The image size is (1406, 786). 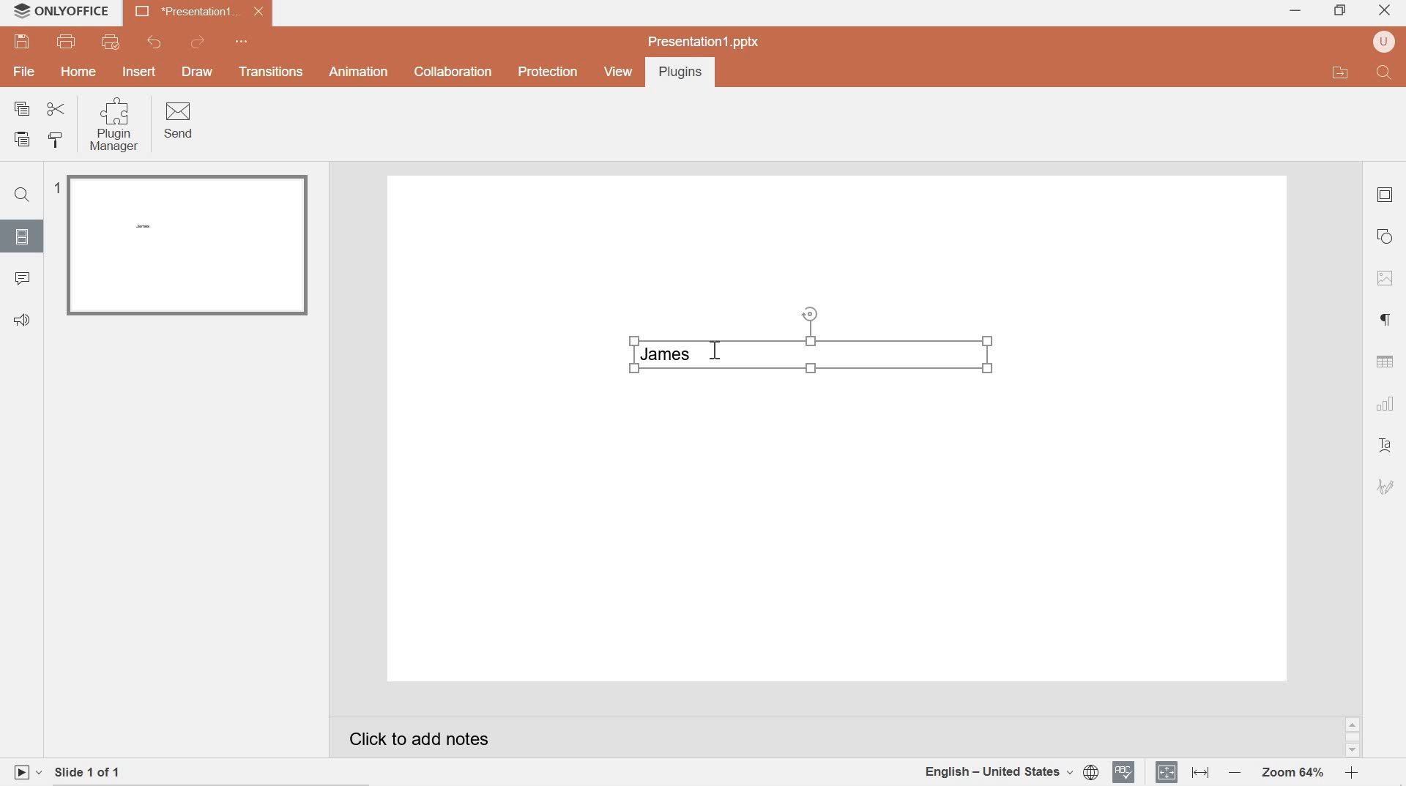 I want to click on spell checker, so click(x=1125, y=772).